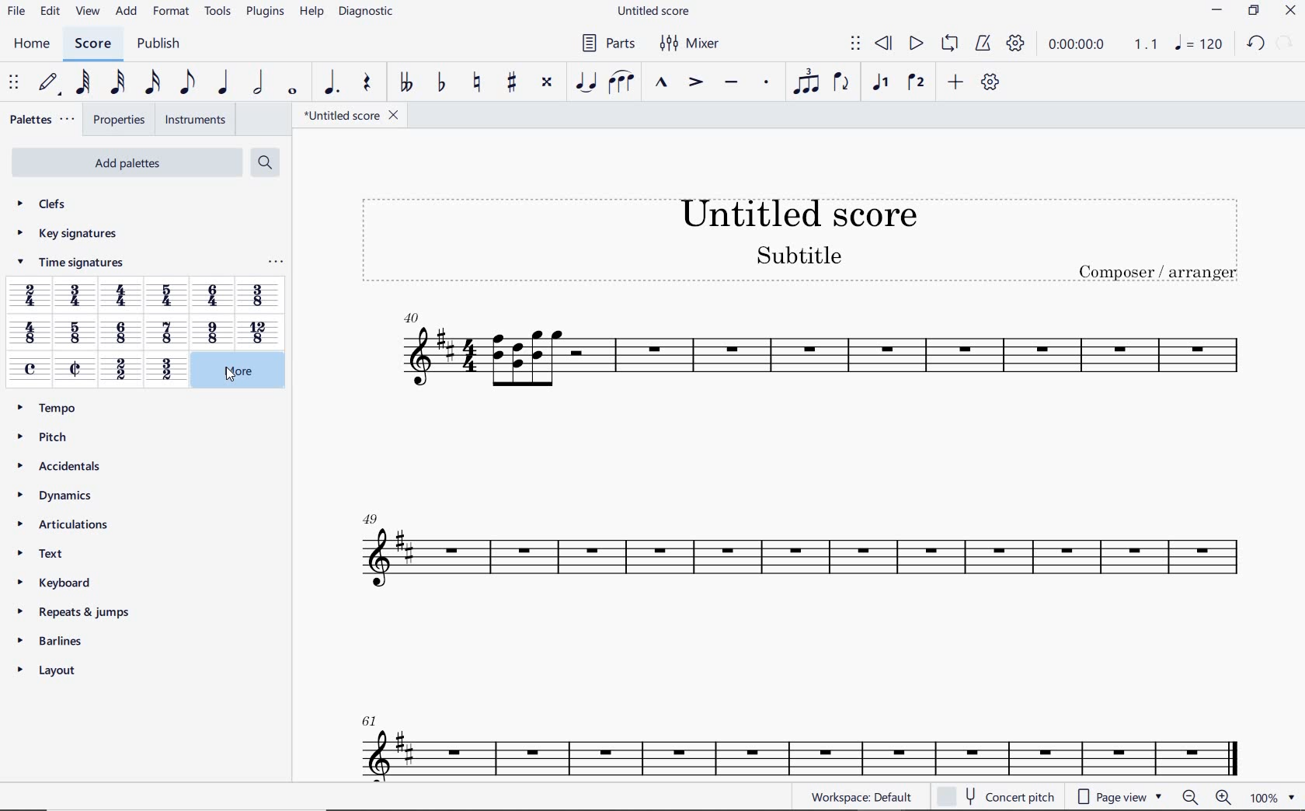 Image resolution: width=1305 pixels, height=811 pixels. I want to click on REPEATS & JUMPS, so click(76, 608).